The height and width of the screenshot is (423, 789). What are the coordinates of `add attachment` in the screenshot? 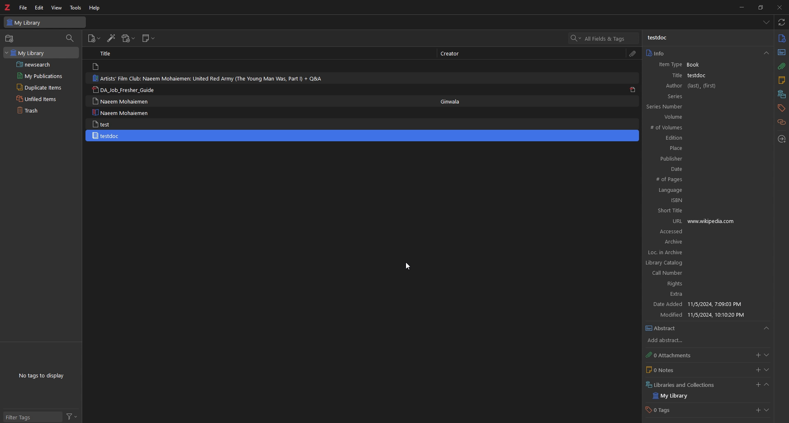 It's located at (129, 38).